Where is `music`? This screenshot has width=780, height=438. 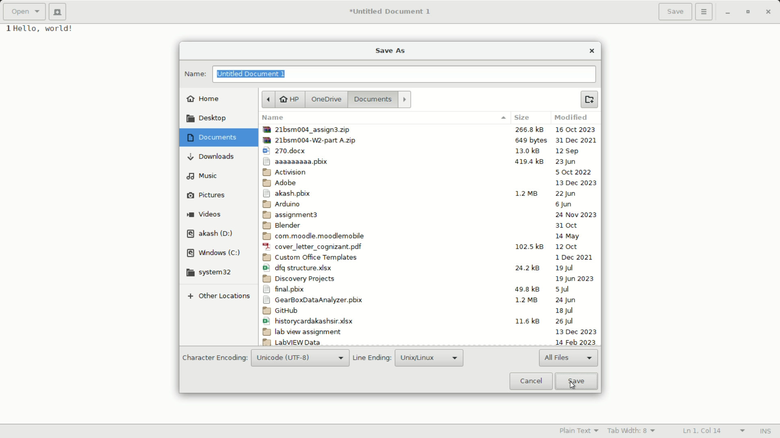
music is located at coordinates (201, 176).